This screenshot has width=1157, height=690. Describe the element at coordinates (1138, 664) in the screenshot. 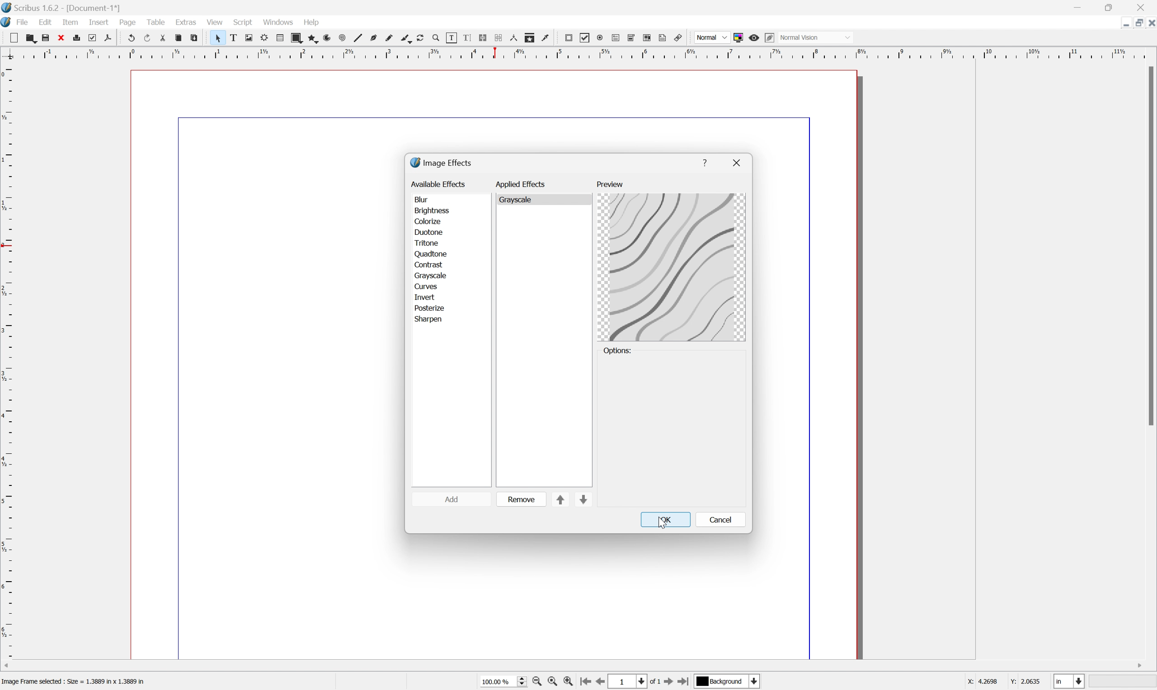

I see `Scroll right` at that location.